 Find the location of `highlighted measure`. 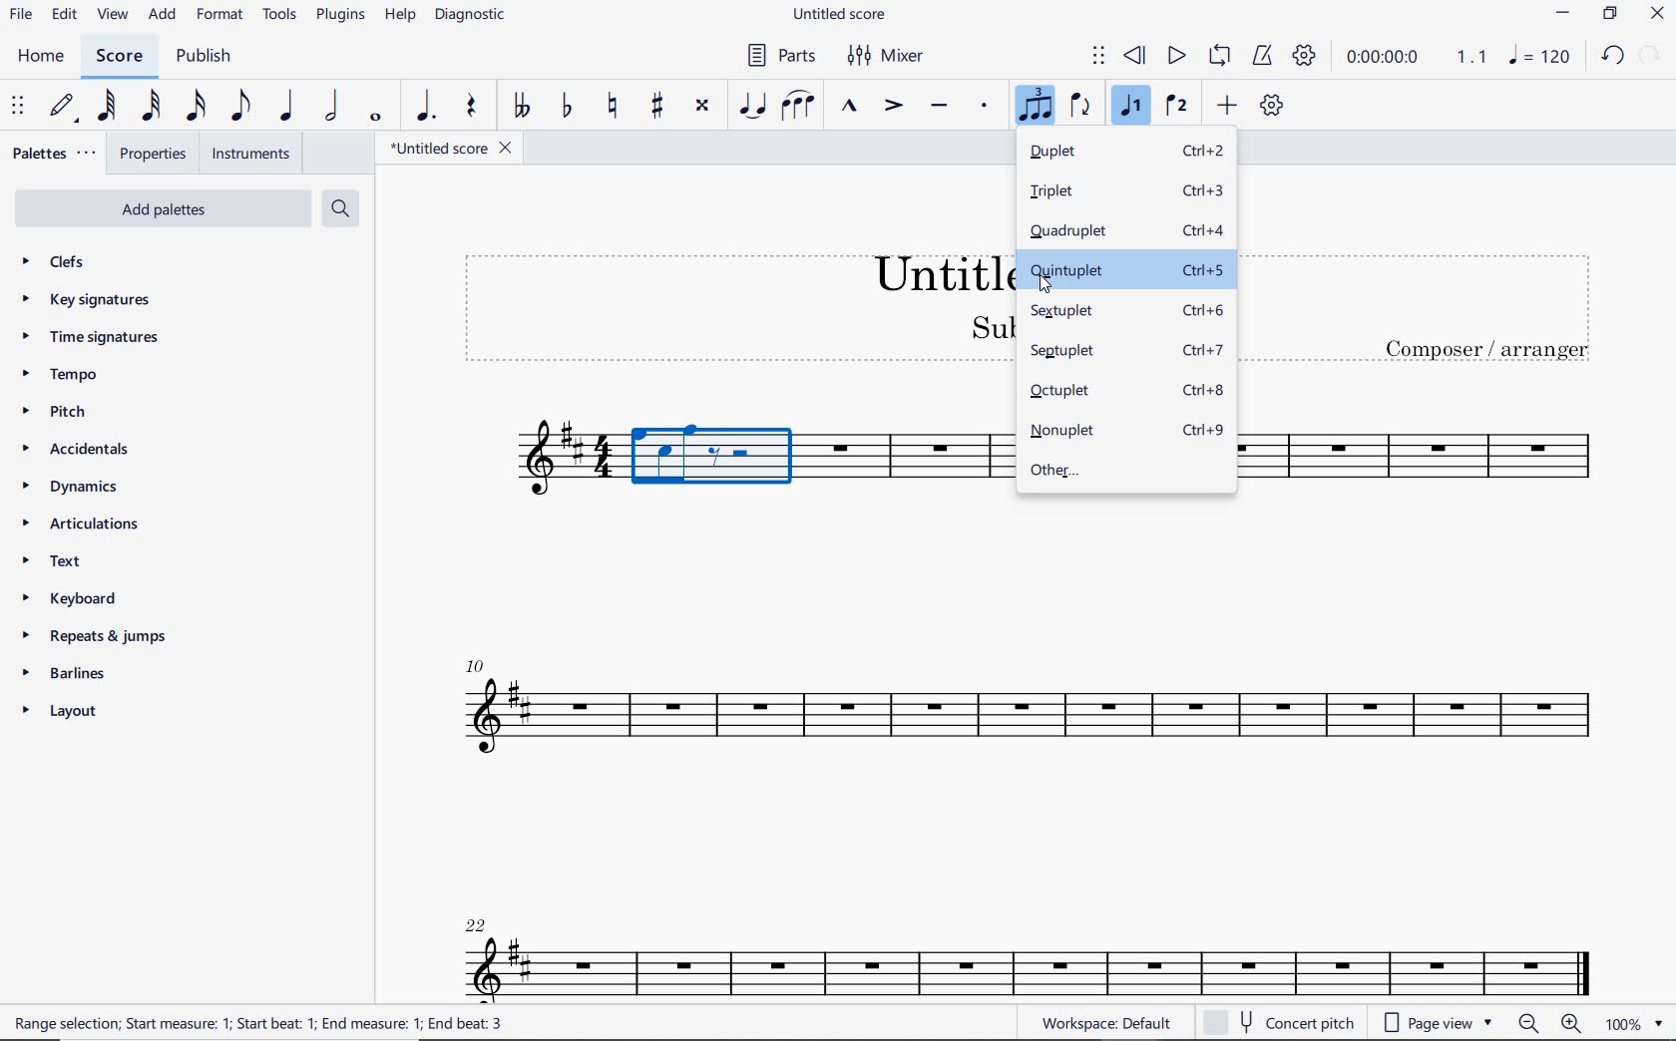

highlighted measure is located at coordinates (714, 465).